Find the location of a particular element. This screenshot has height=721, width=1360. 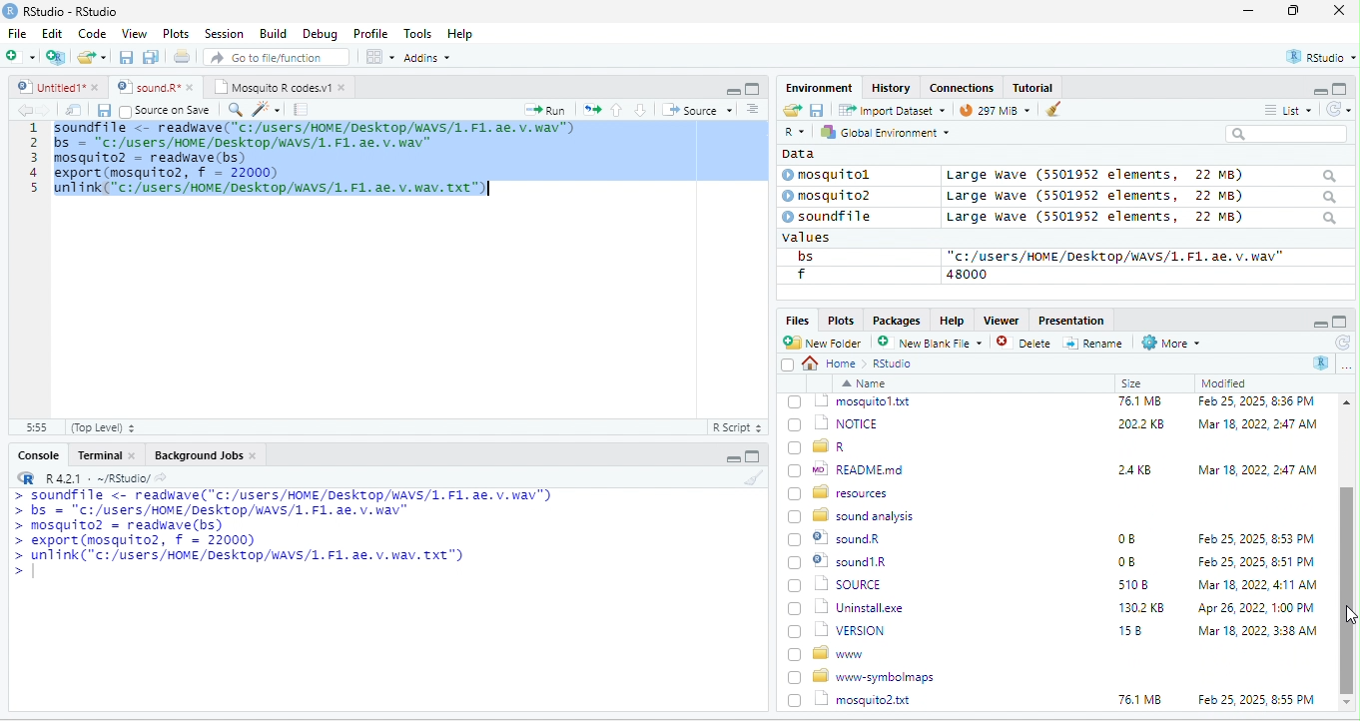

clases is located at coordinates (964, 86).